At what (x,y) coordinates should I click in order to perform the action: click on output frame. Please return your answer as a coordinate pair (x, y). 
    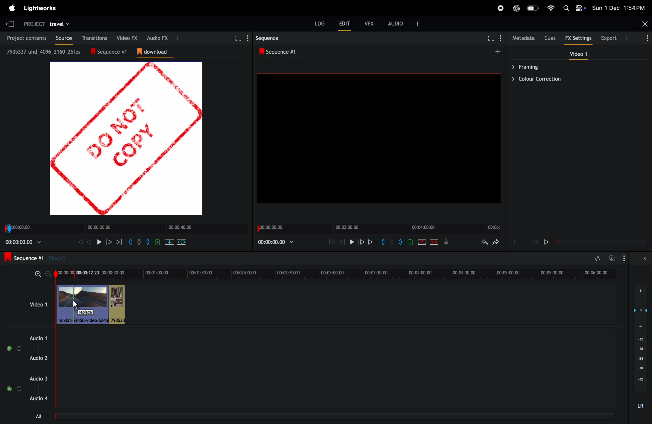
    Looking at the image, I should click on (379, 138).